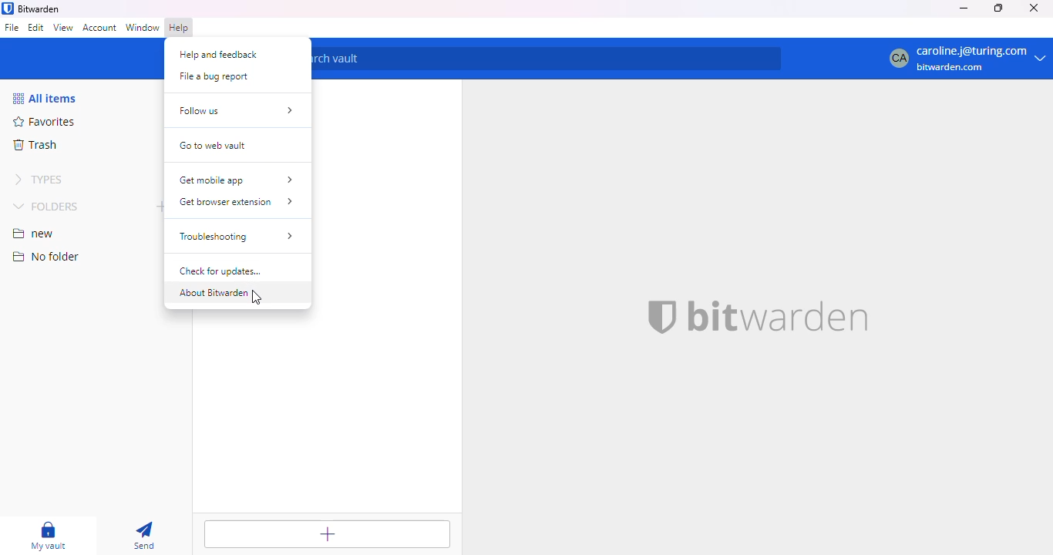 Image resolution: width=1053 pixels, height=555 pixels. I want to click on file, so click(12, 27).